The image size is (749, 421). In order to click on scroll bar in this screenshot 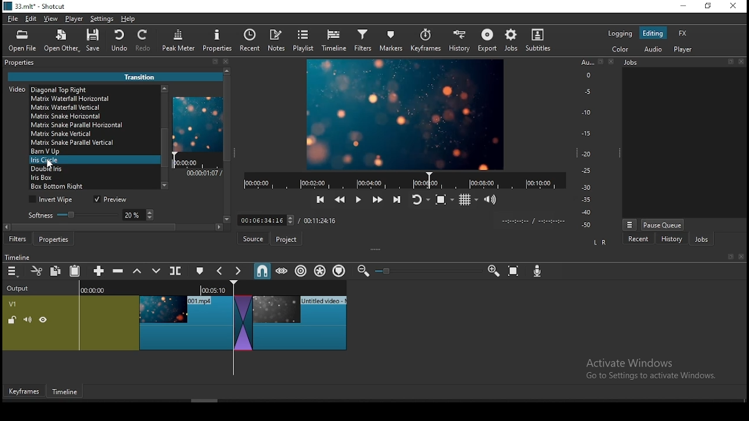, I will do `click(227, 149)`.